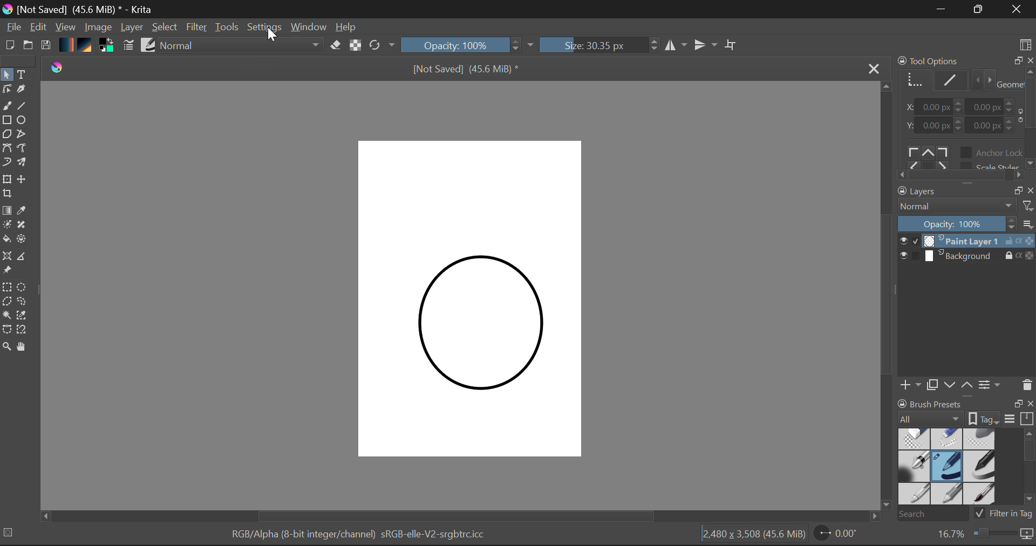 Image resolution: width=1036 pixels, height=546 pixels. What do you see at coordinates (12, 27) in the screenshot?
I see `File` at bounding box center [12, 27].